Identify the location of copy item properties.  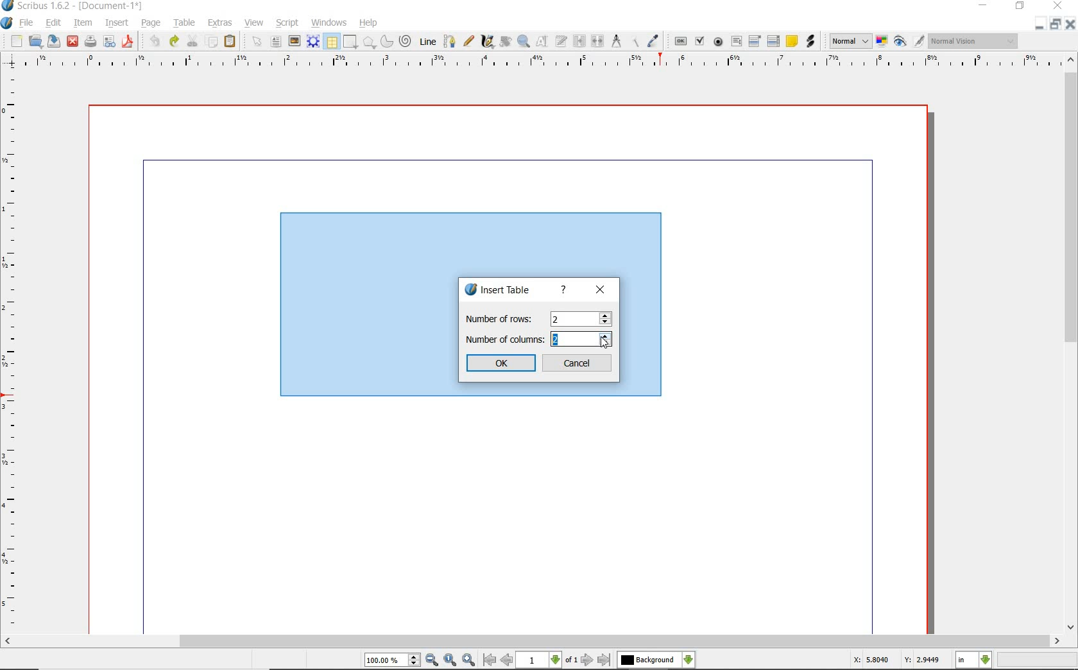
(634, 42).